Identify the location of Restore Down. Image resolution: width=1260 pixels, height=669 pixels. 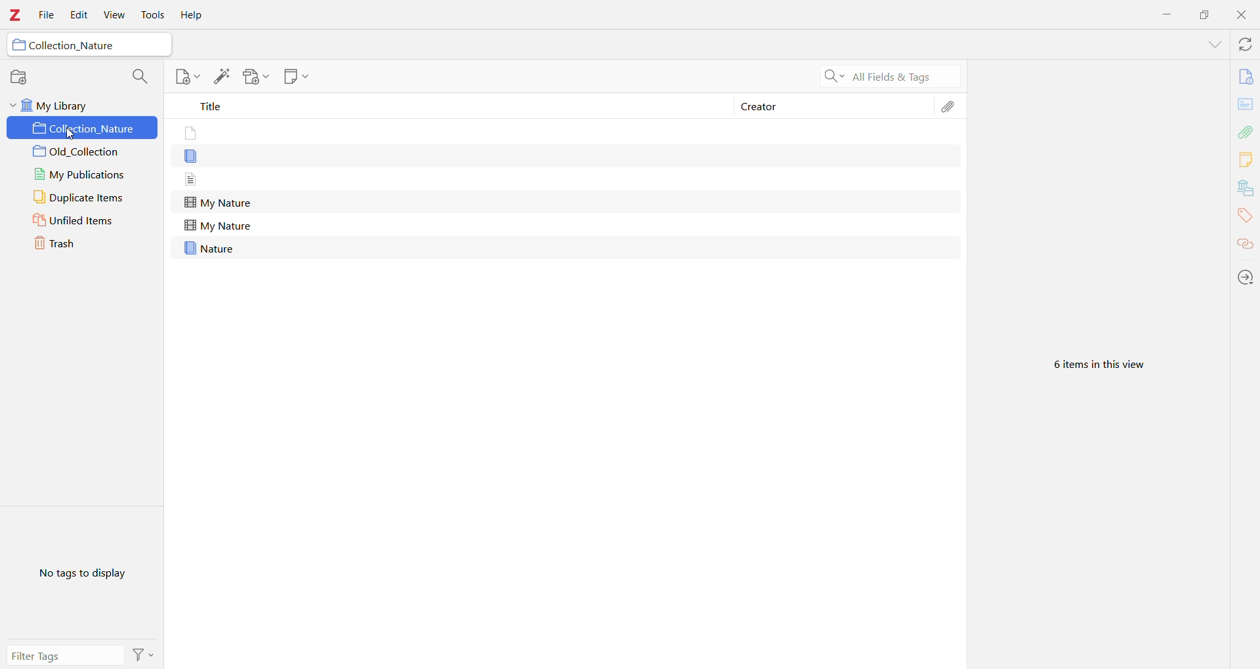
(1205, 14).